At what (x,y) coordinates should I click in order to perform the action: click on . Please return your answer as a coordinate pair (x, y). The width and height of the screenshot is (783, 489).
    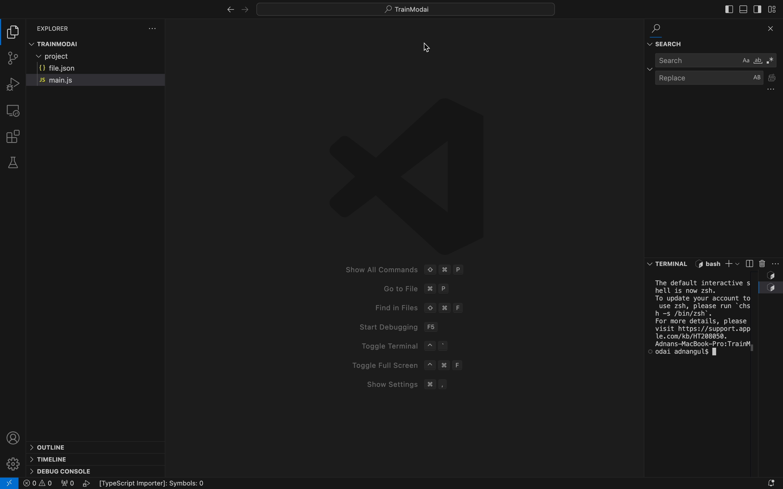
    Looking at the image, I should click on (771, 283).